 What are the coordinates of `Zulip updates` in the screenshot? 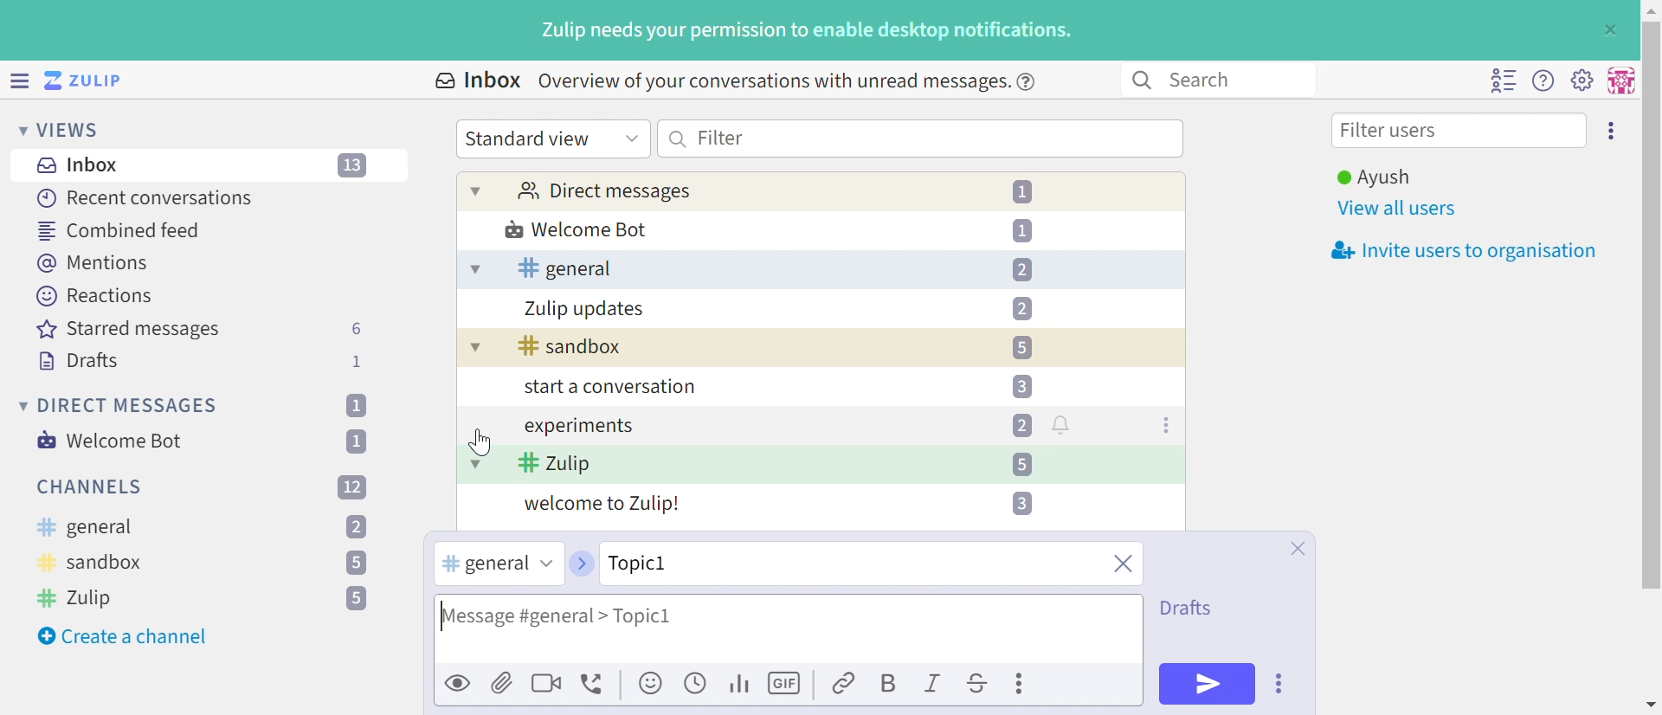 It's located at (585, 309).